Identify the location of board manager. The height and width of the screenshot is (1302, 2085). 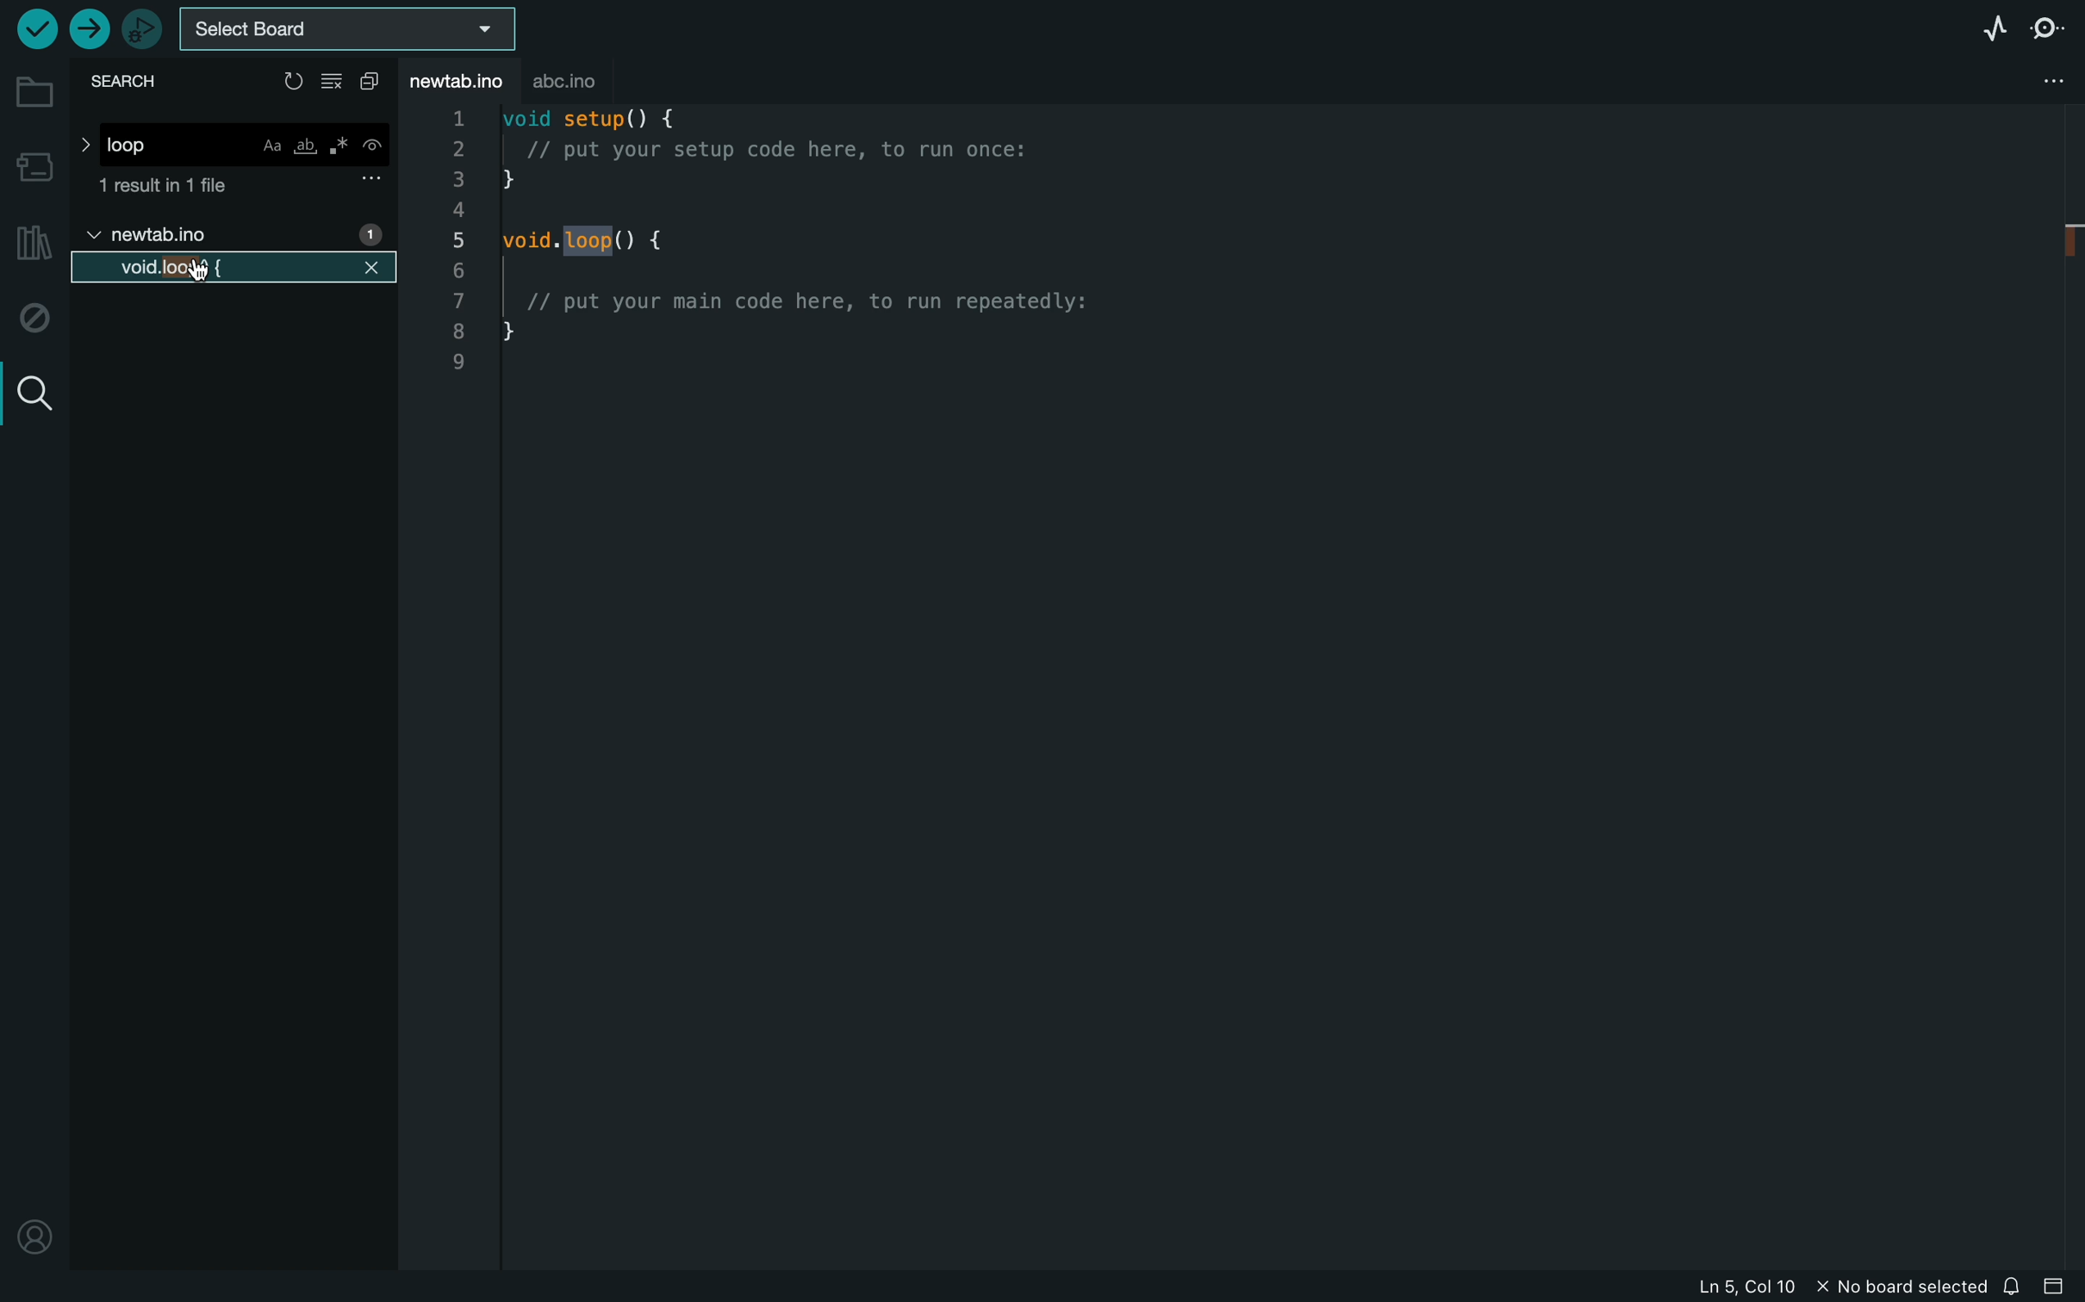
(34, 164).